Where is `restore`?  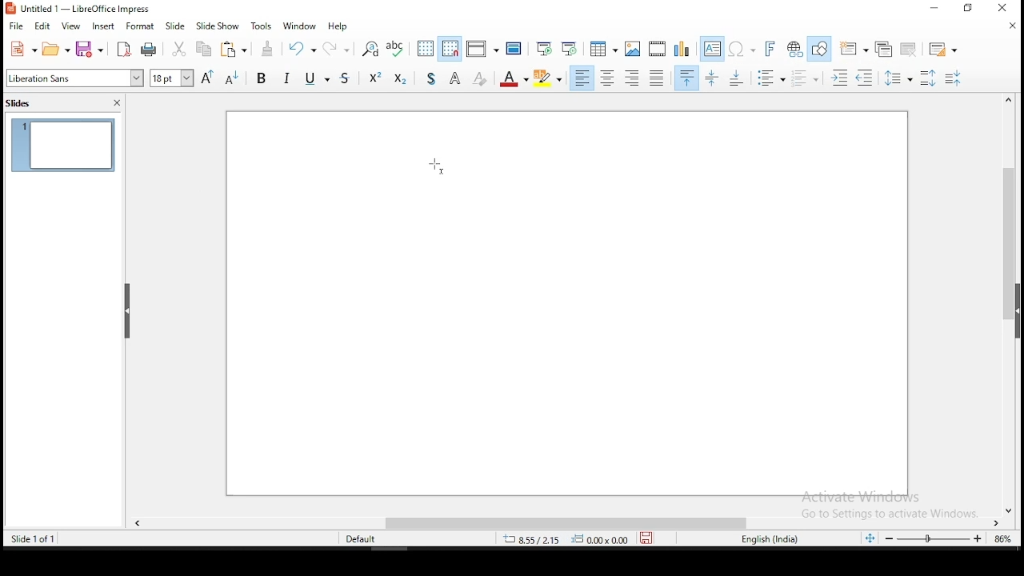 restore is located at coordinates (968, 9).